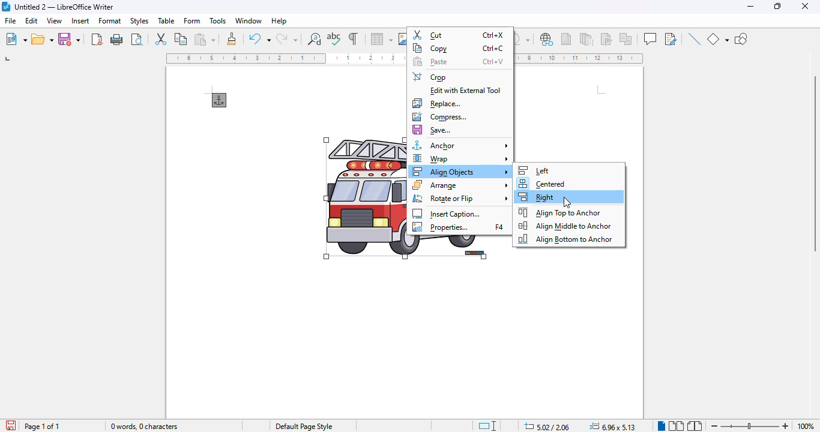  What do you see at coordinates (287, 39) in the screenshot?
I see `redo` at bounding box center [287, 39].